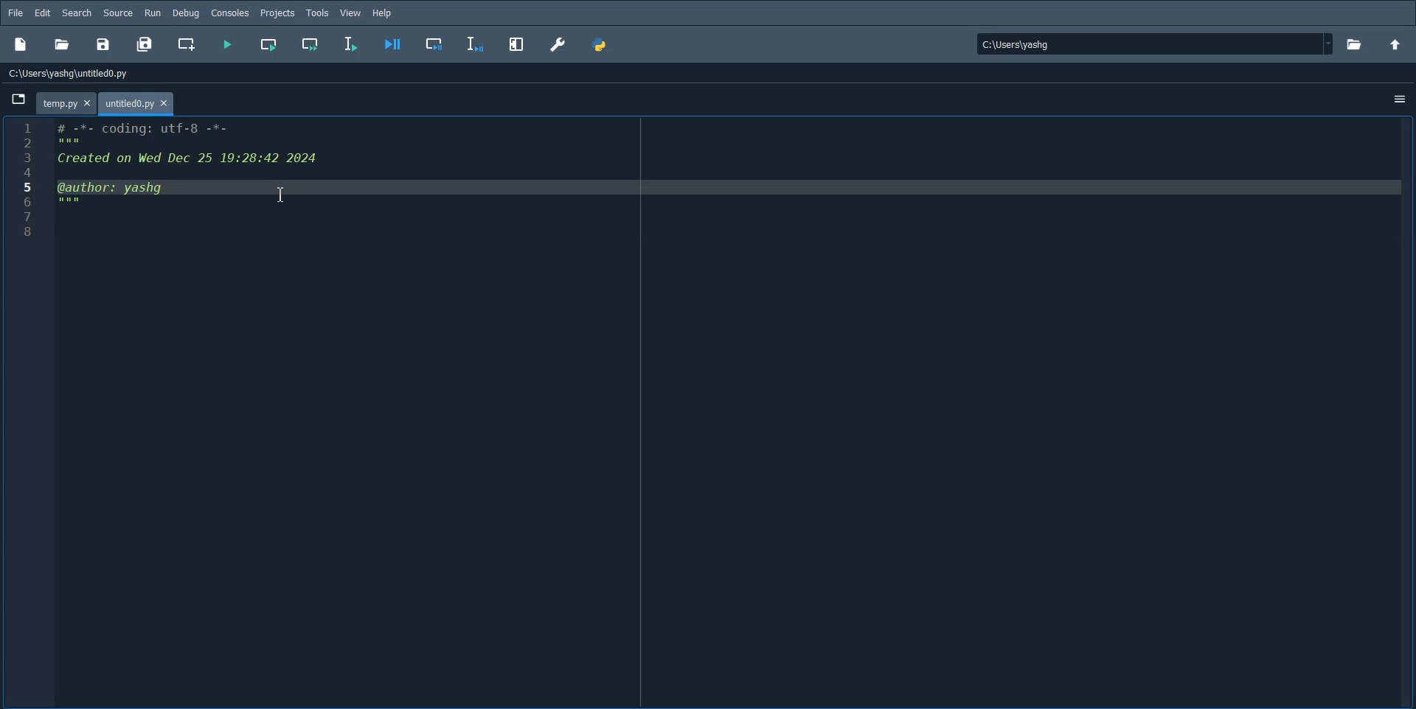 Image resolution: width=1416 pixels, height=709 pixels. Describe the element at coordinates (269, 46) in the screenshot. I see `Run current all file` at that location.